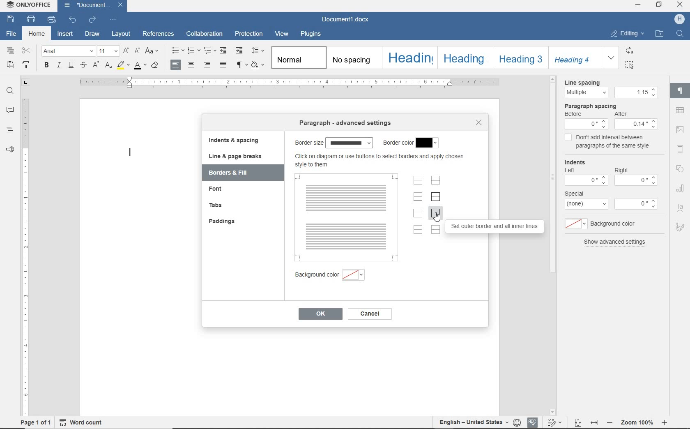  What do you see at coordinates (555, 423) in the screenshot?
I see `Track changes` at bounding box center [555, 423].